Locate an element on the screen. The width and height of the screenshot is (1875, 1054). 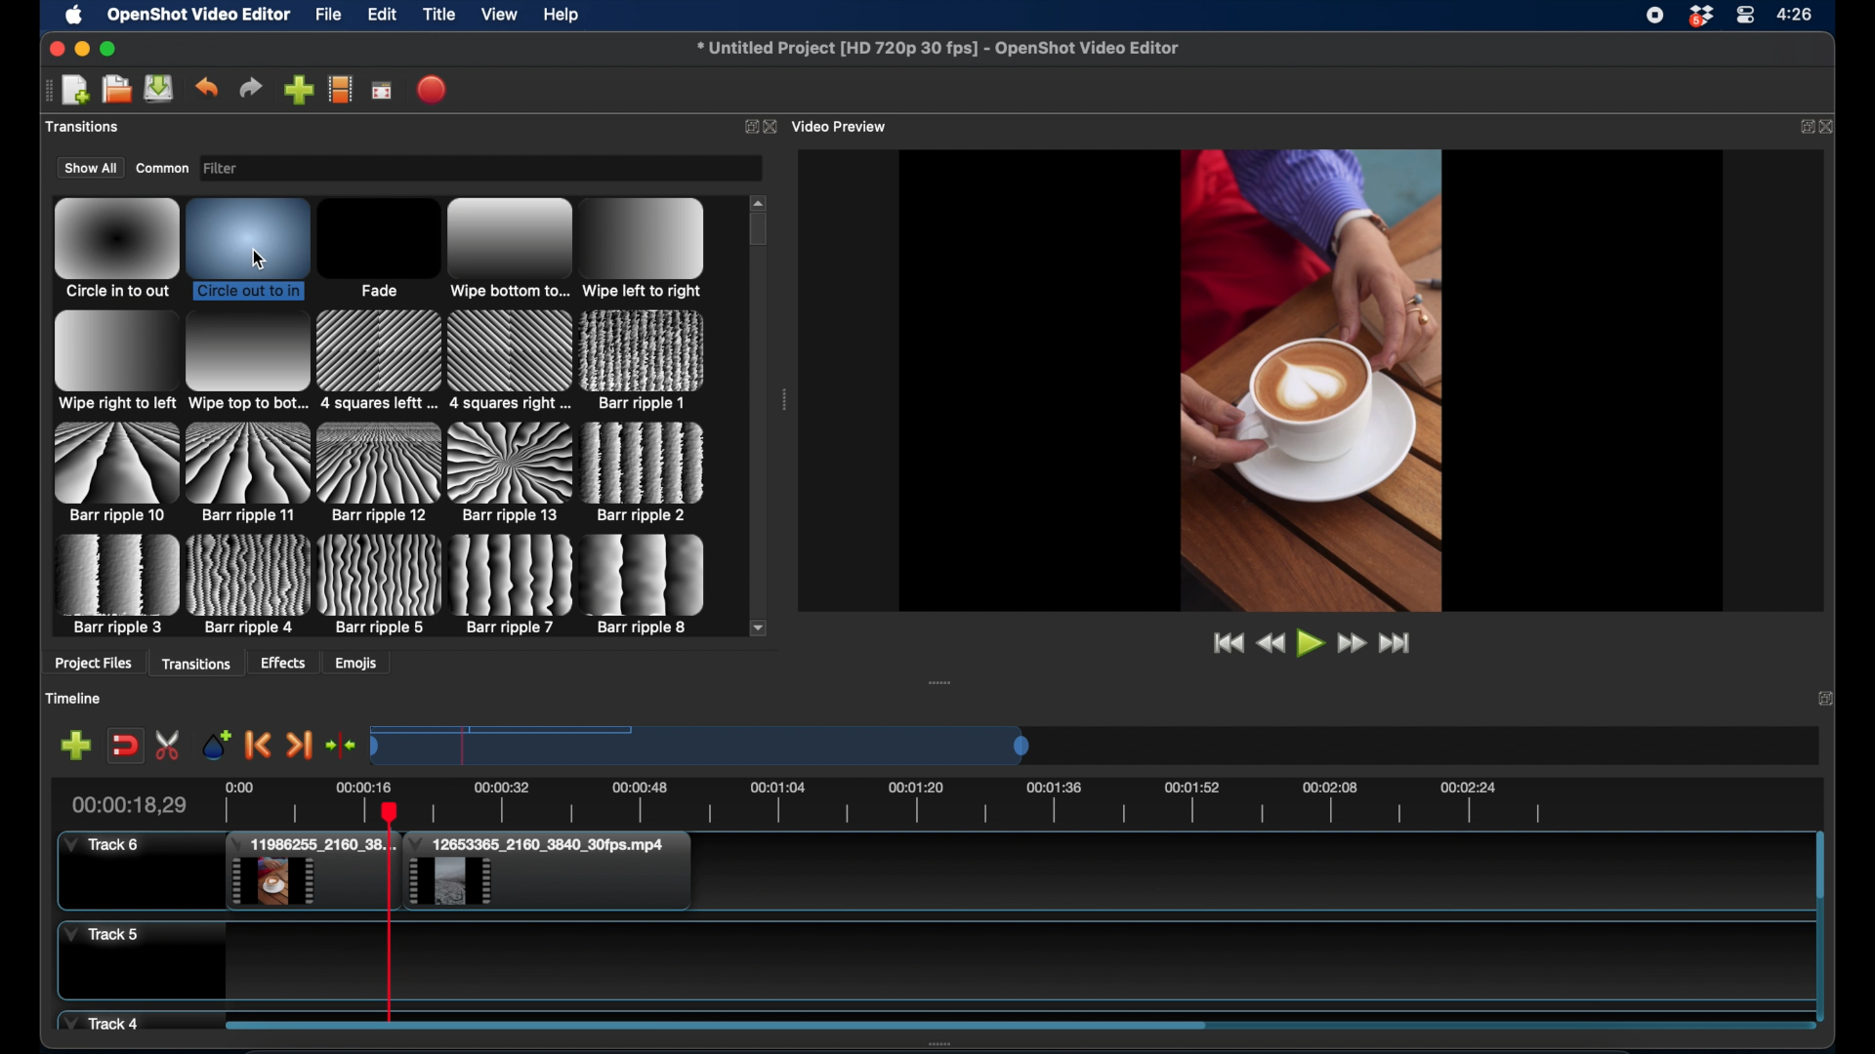
add marker is located at coordinates (217, 744).